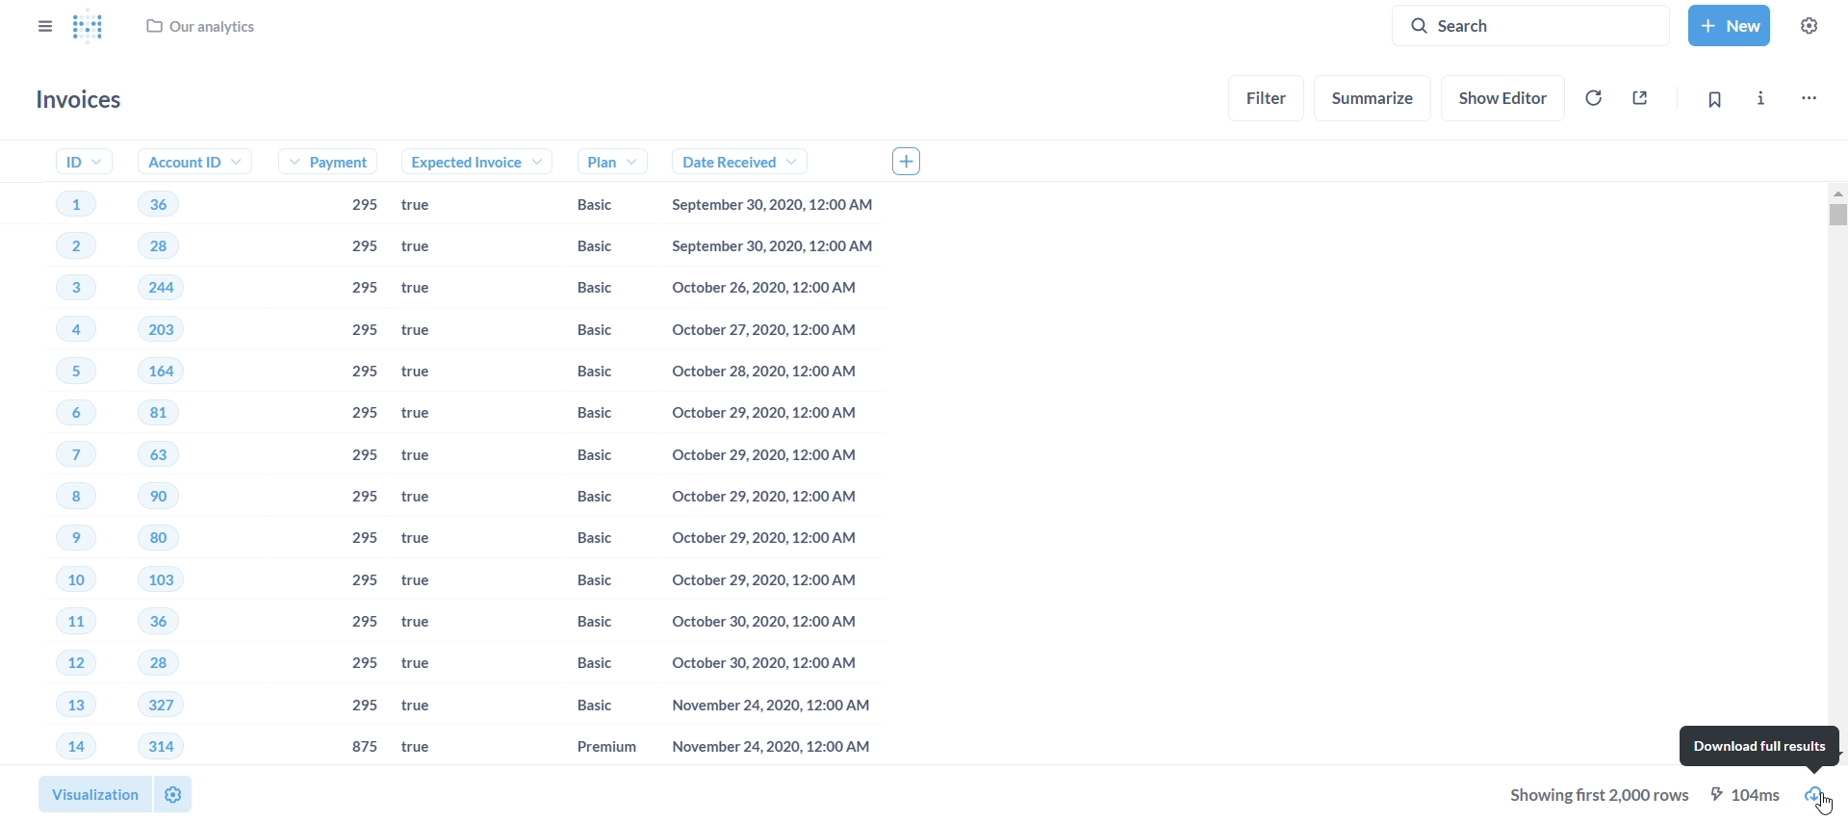 This screenshot has height=822, width=1848. What do you see at coordinates (1538, 24) in the screenshot?
I see `search` at bounding box center [1538, 24].